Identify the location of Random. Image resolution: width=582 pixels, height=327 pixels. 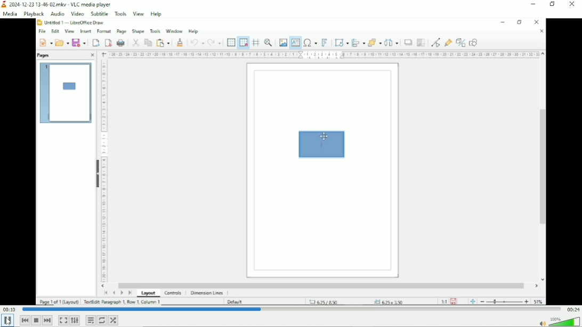
(114, 320).